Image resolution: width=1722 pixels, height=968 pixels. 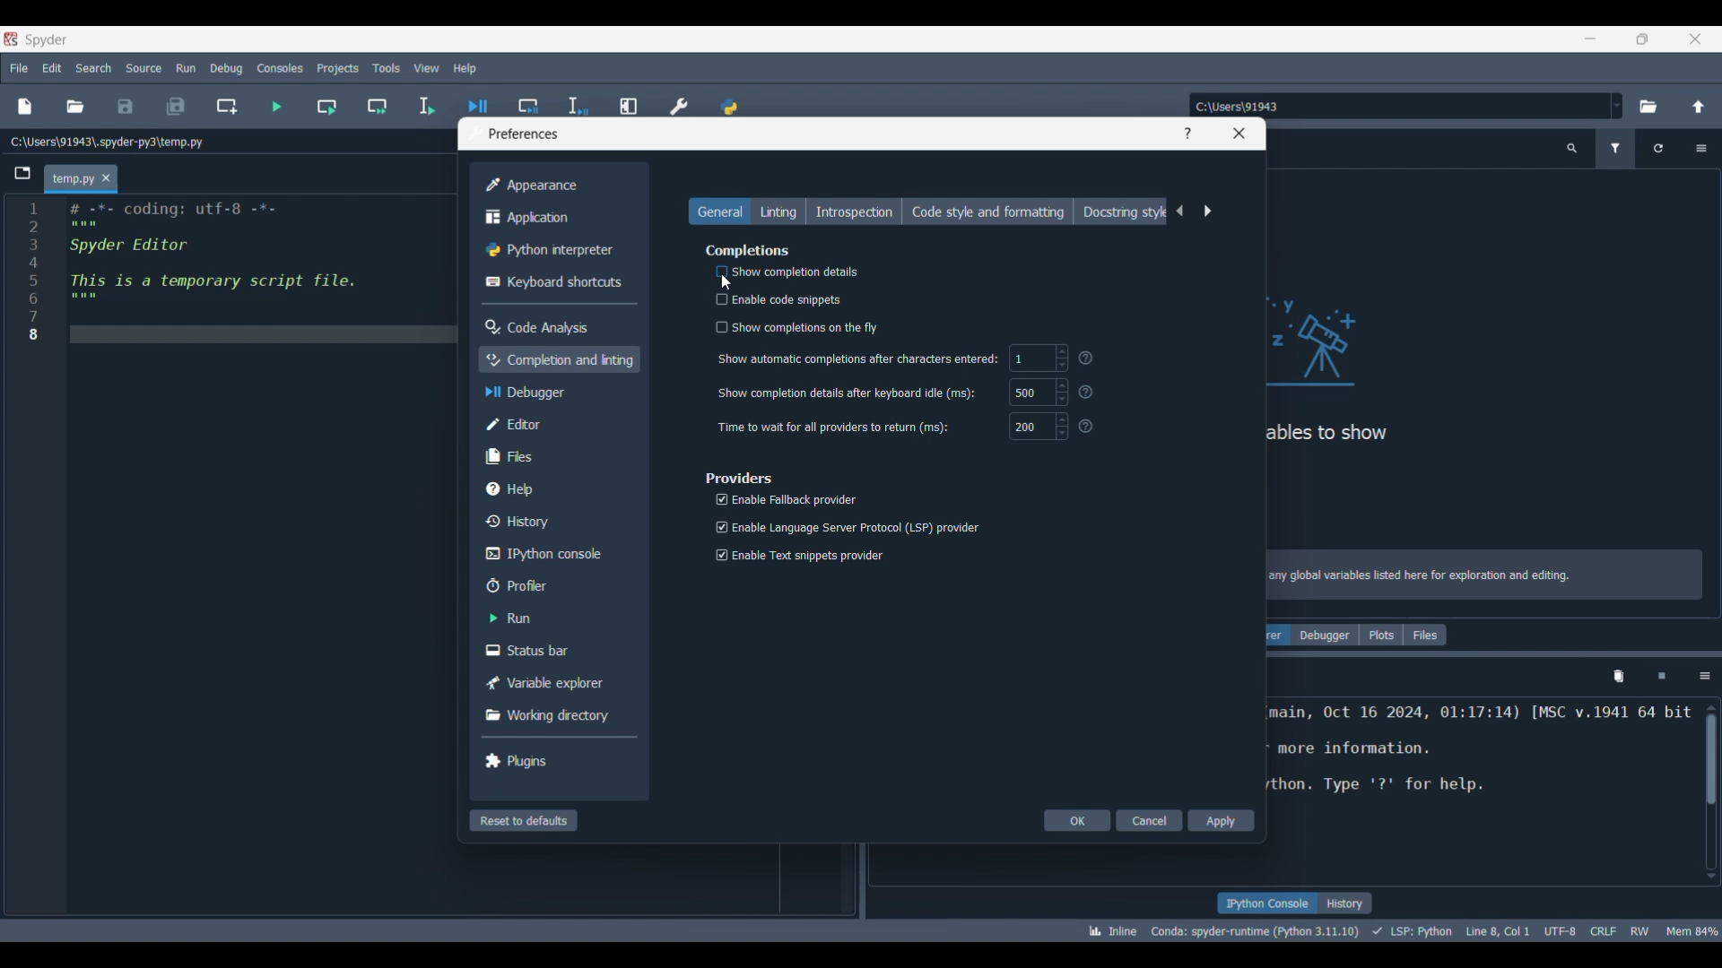 What do you see at coordinates (847, 393) in the screenshot?
I see `Show completion details after keyboard idle (ms):` at bounding box center [847, 393].